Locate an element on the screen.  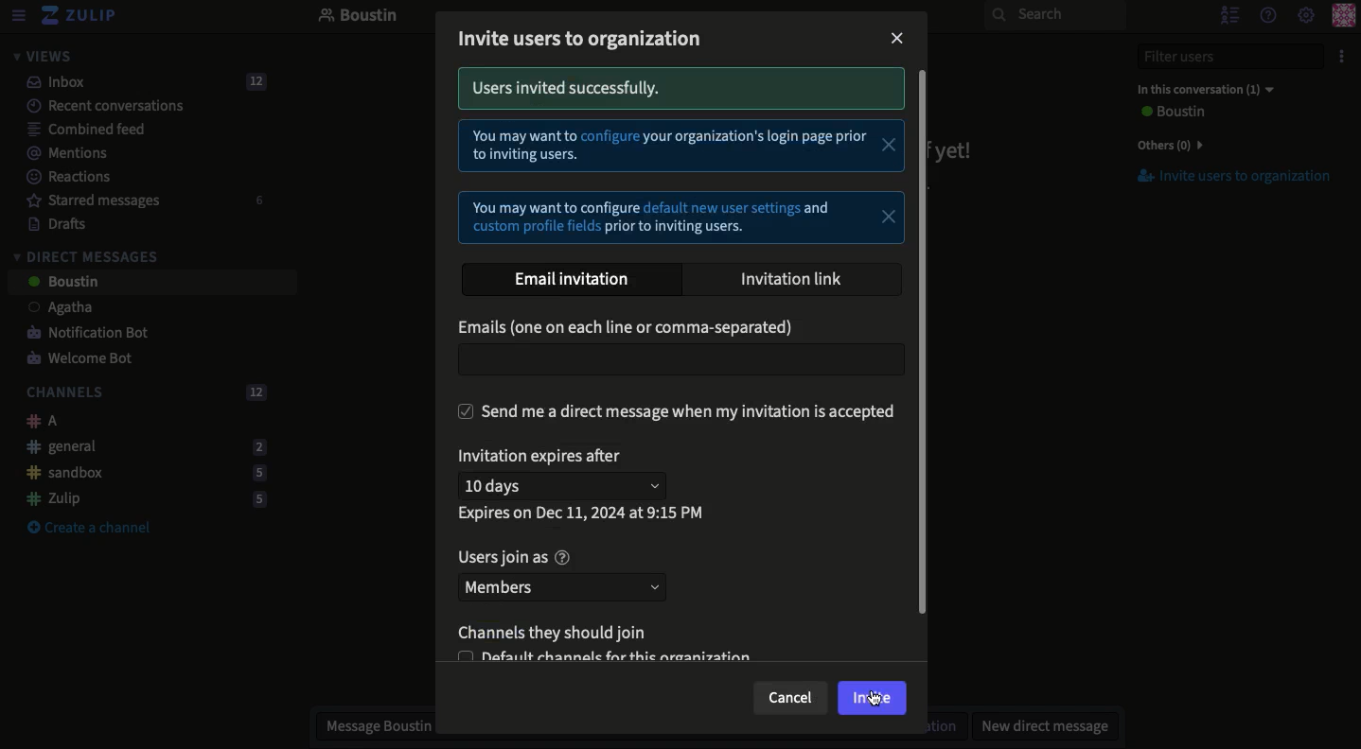
Profile is located at coordinates (1343, 17).